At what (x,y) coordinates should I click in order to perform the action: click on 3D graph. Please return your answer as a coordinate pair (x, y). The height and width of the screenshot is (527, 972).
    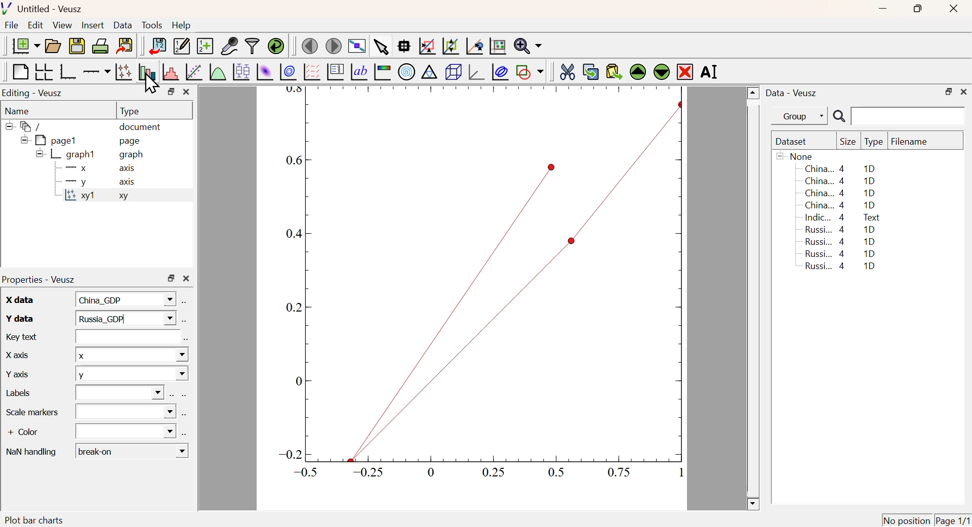
    Looking at the image, I should click on (477, 73).